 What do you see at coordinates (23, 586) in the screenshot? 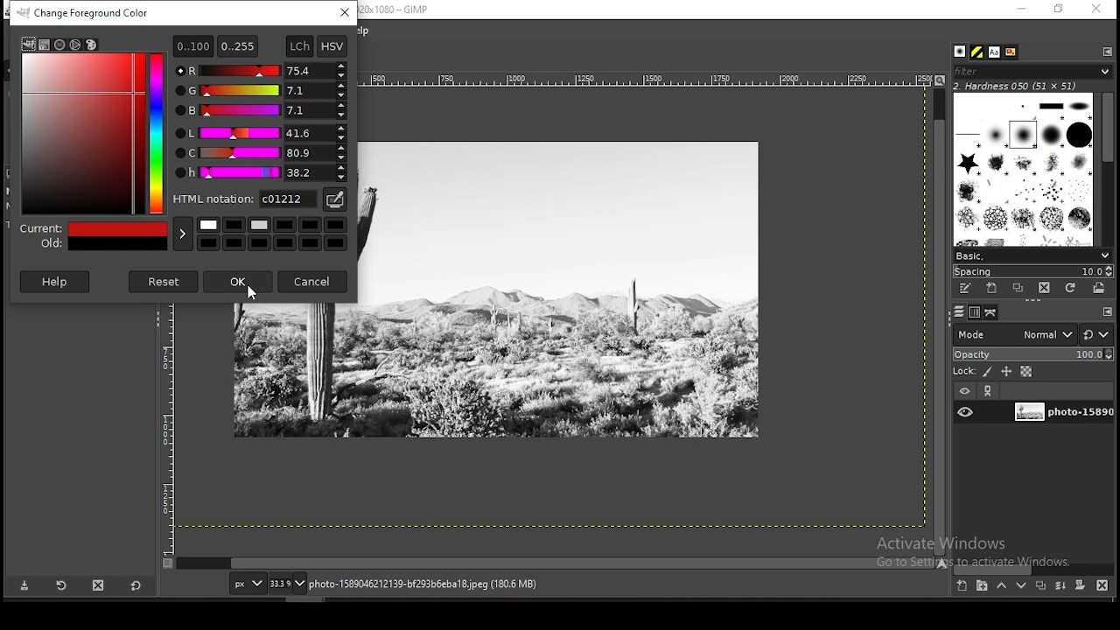
I see `save tool preset` at bounding box center [23, 586].